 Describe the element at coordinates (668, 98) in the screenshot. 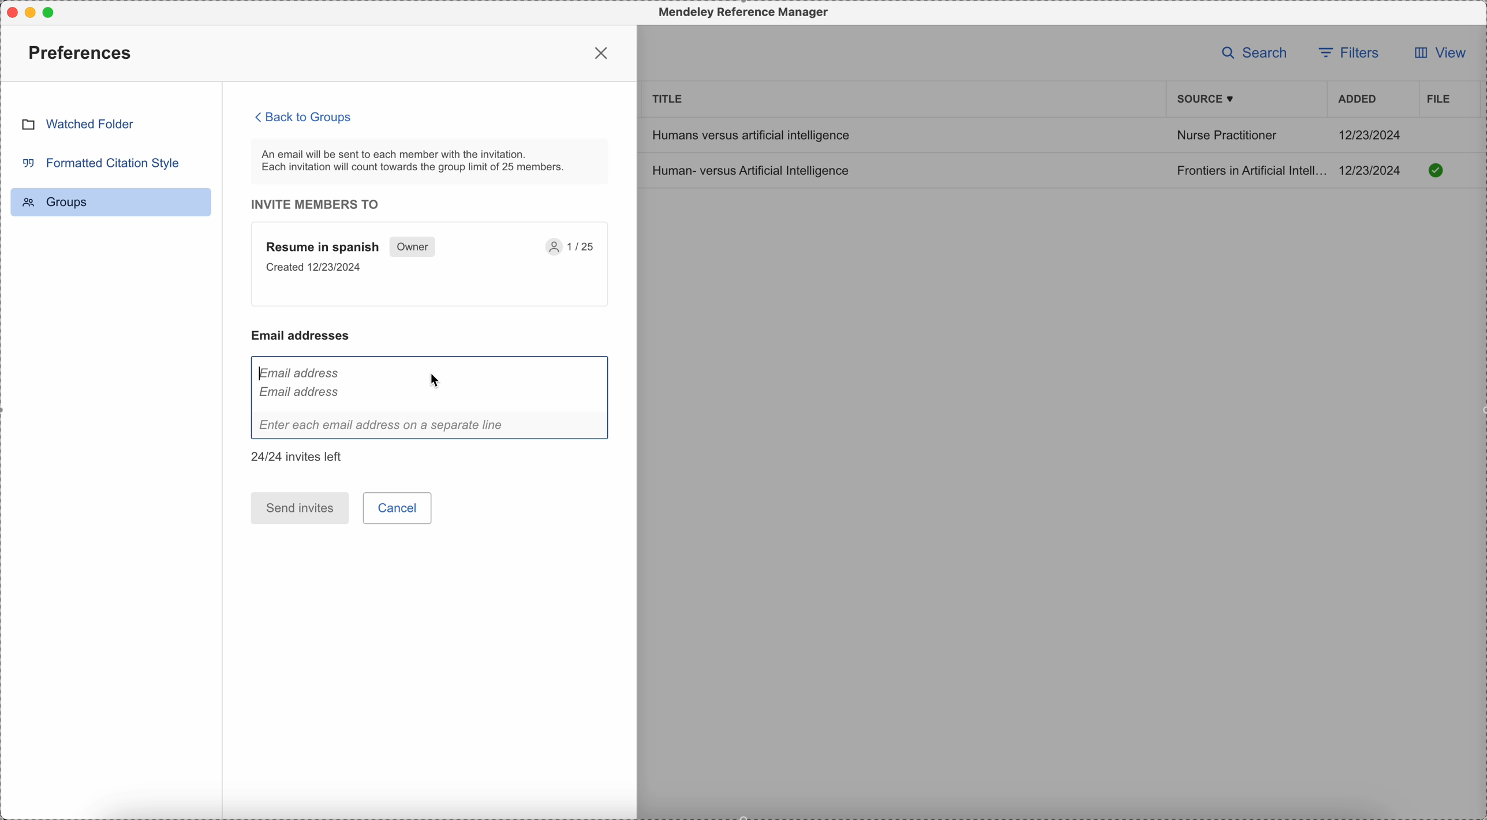

I see `title` at that location.